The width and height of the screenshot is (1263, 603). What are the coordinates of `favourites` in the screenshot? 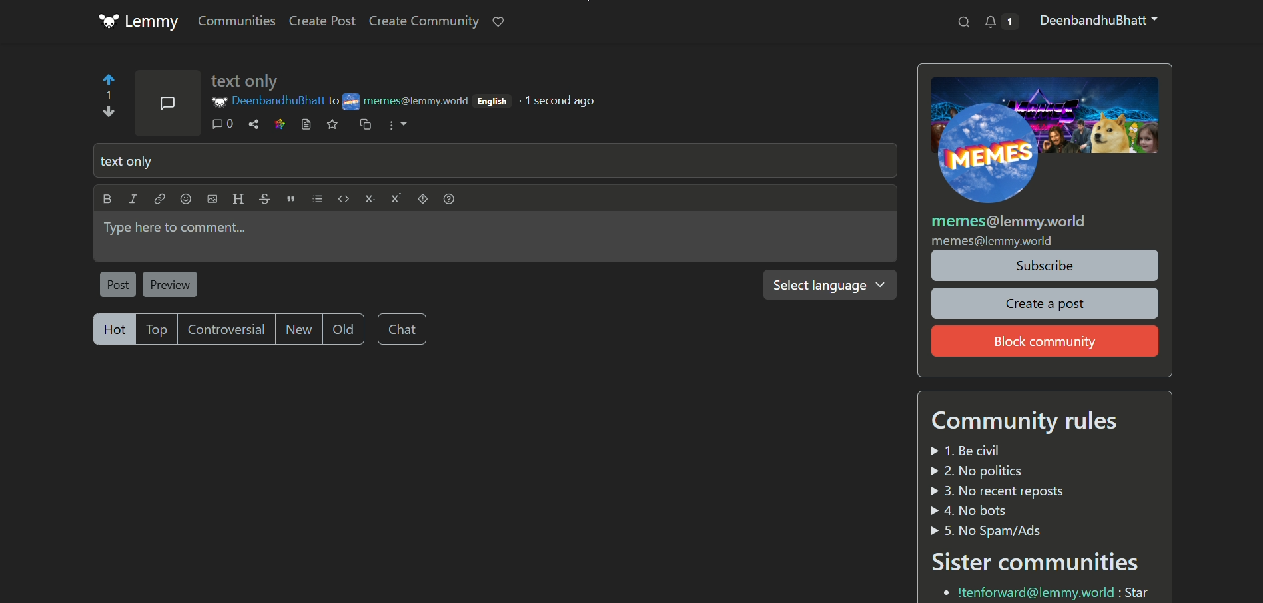 It's located at (501, 21).